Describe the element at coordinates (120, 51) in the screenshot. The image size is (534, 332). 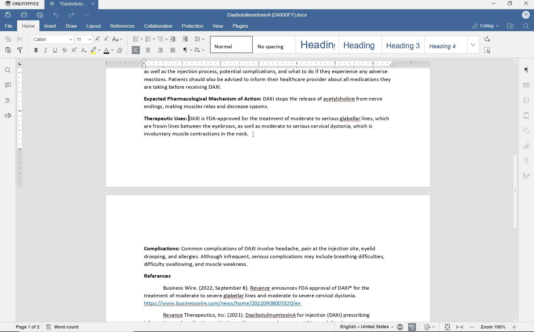
I see `clear style` at that location.